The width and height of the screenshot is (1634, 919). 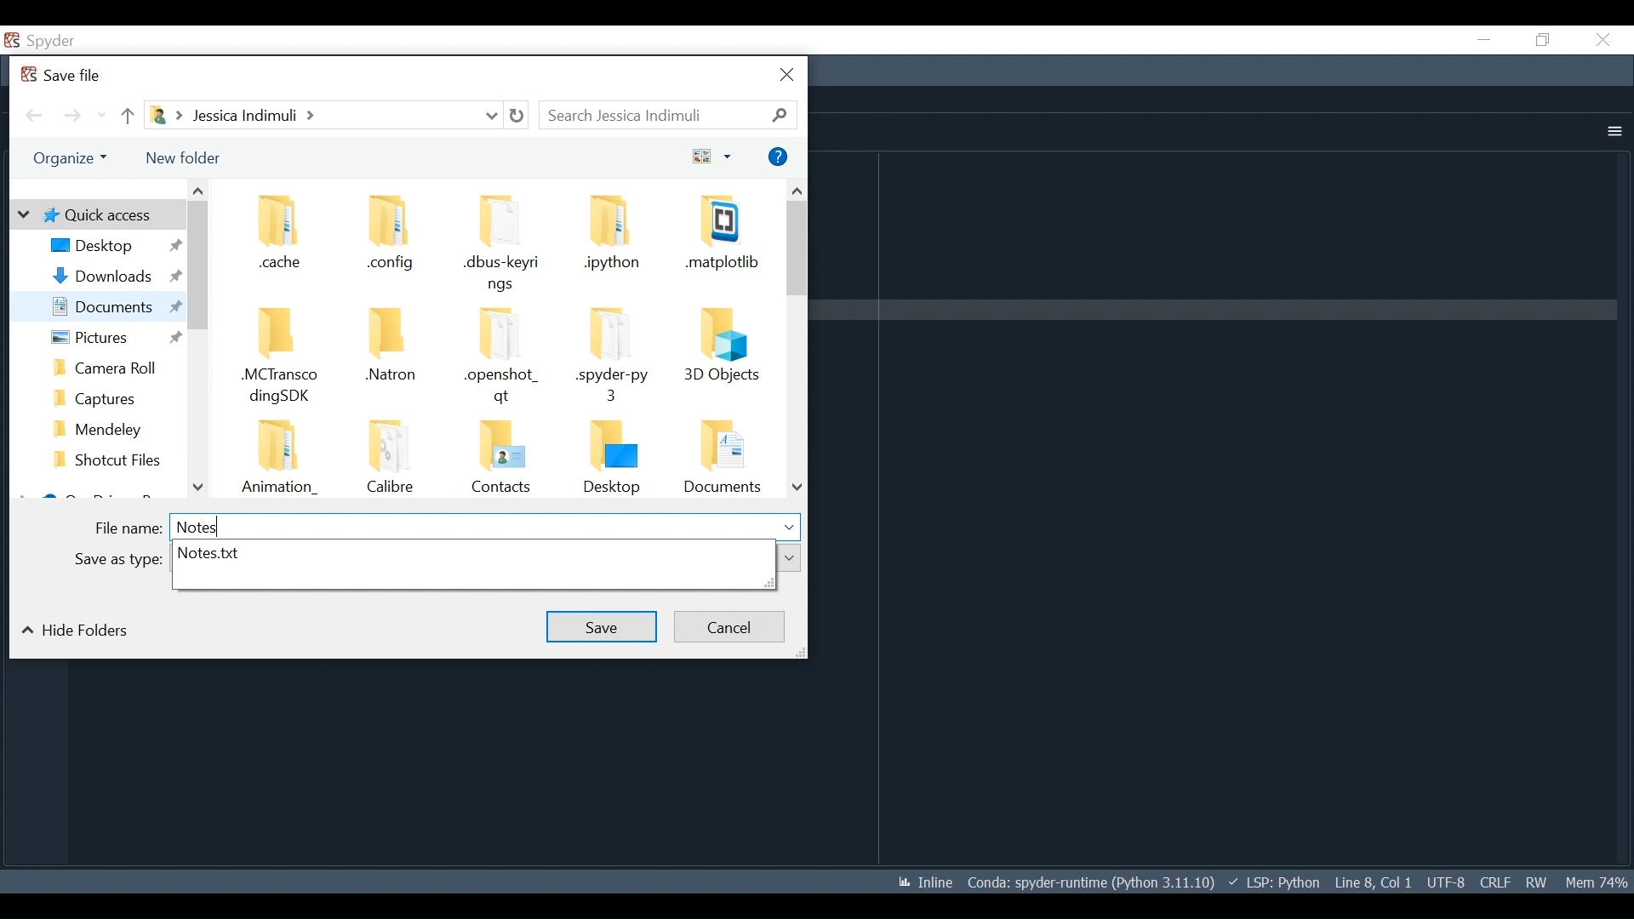 What do you see at coordinates (723, 357) in the screenshot?
I see `Folder` at bounding box center [723, 357].